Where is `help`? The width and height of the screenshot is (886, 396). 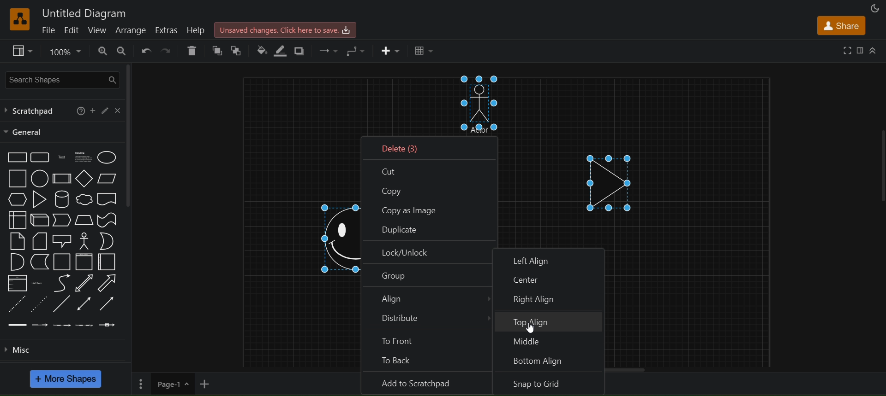 help is located at coordinates (79, 110).